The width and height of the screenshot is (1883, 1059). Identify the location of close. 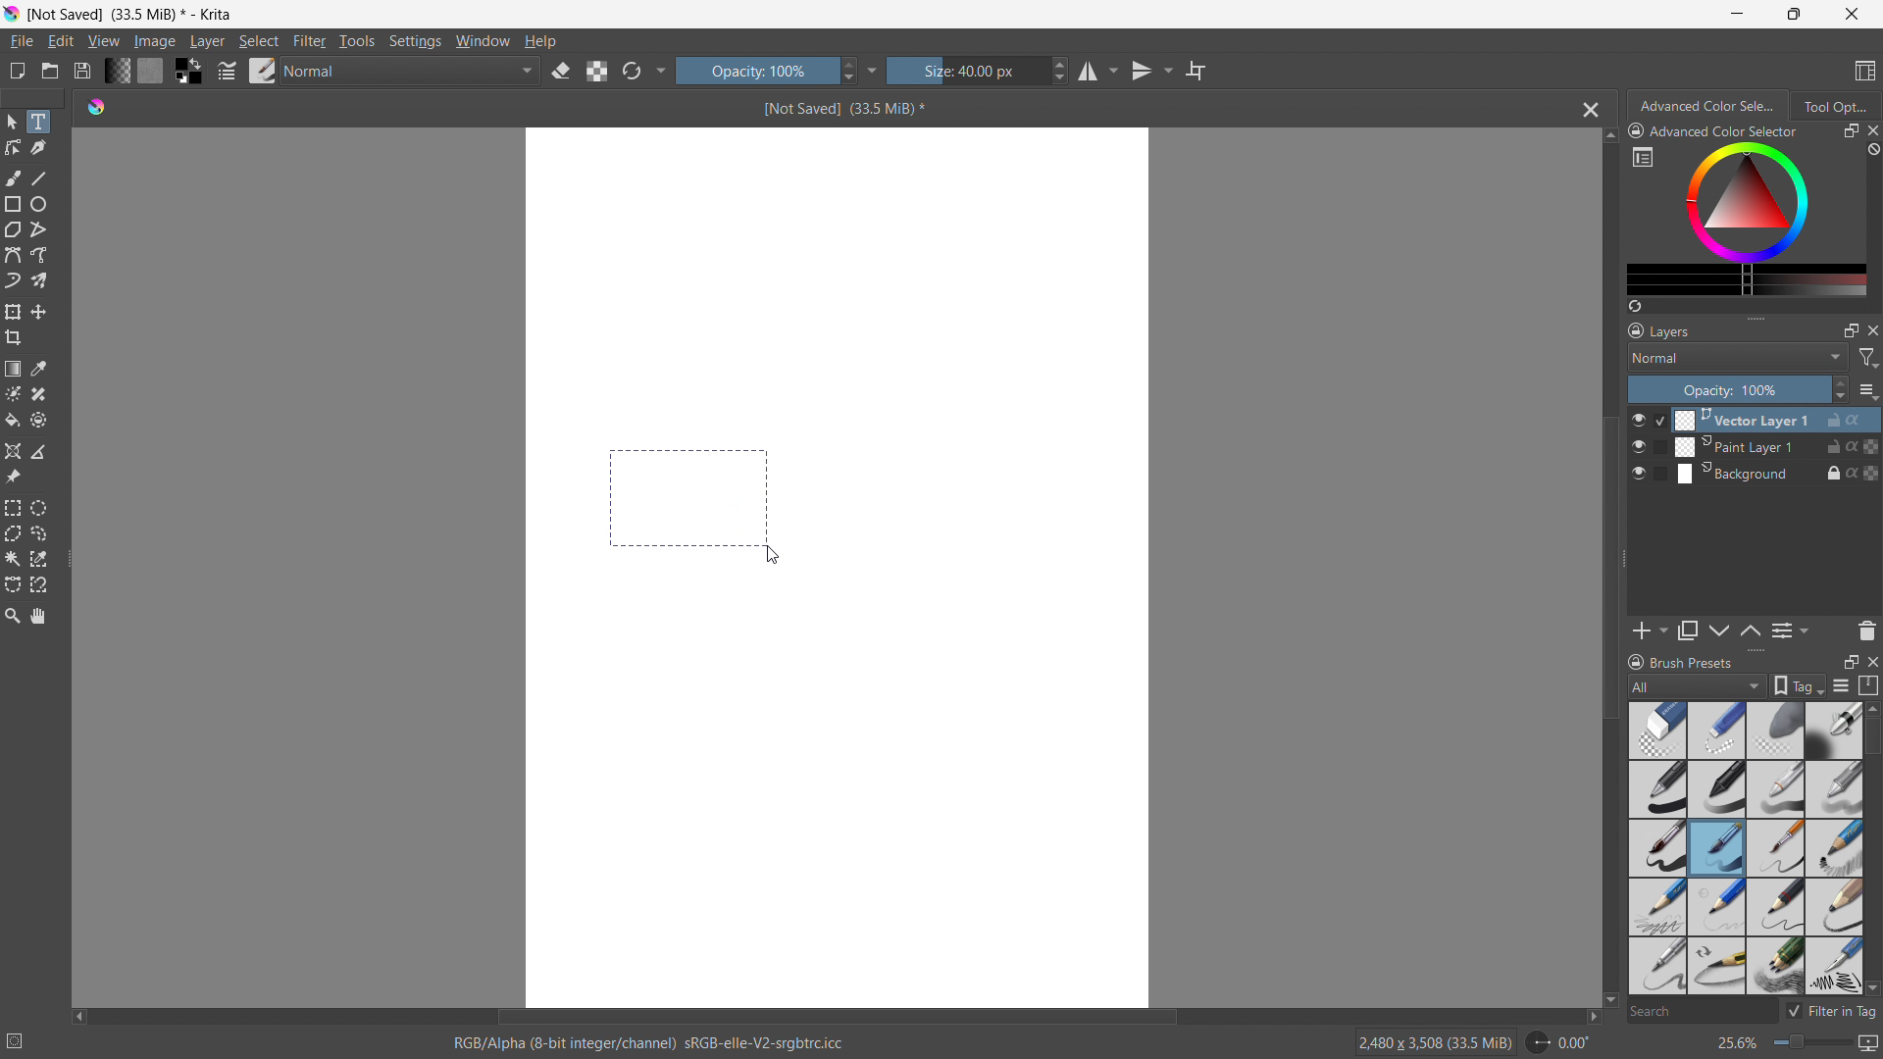
(1852, 14).